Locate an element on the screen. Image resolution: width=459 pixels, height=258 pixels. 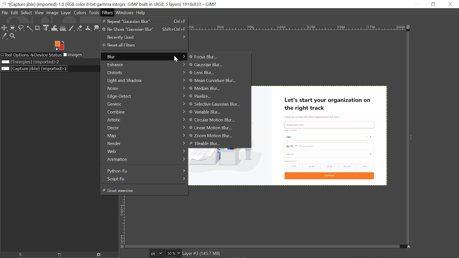
Render is located at coordinates (145, 144).